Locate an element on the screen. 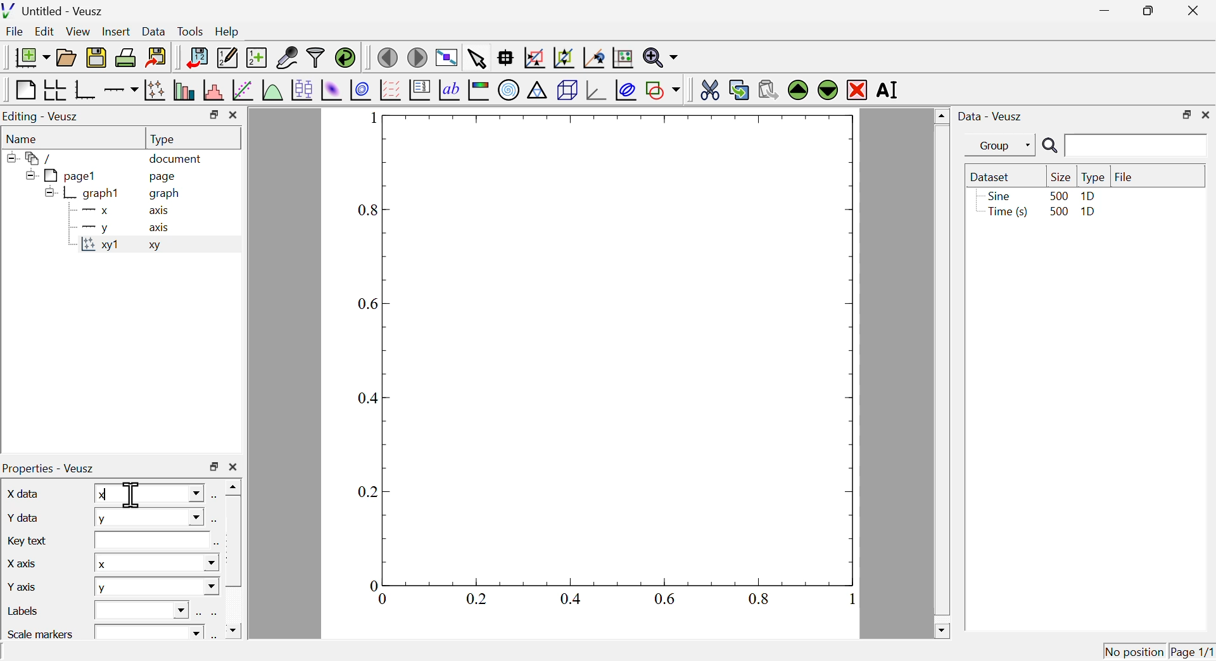 The image size is (1216, 661). sine is located at coordinates (997, 196).